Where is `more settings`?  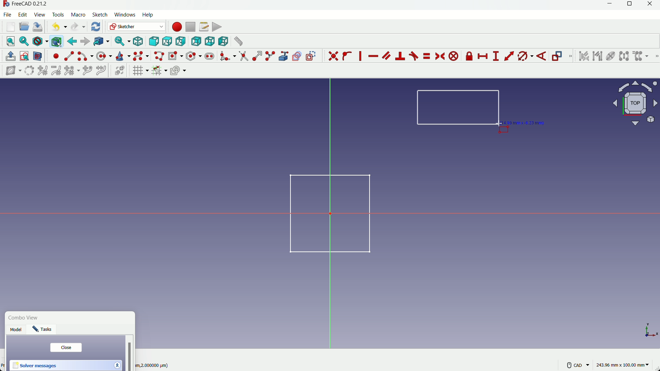 more settings is located at coordinates (578, 365).